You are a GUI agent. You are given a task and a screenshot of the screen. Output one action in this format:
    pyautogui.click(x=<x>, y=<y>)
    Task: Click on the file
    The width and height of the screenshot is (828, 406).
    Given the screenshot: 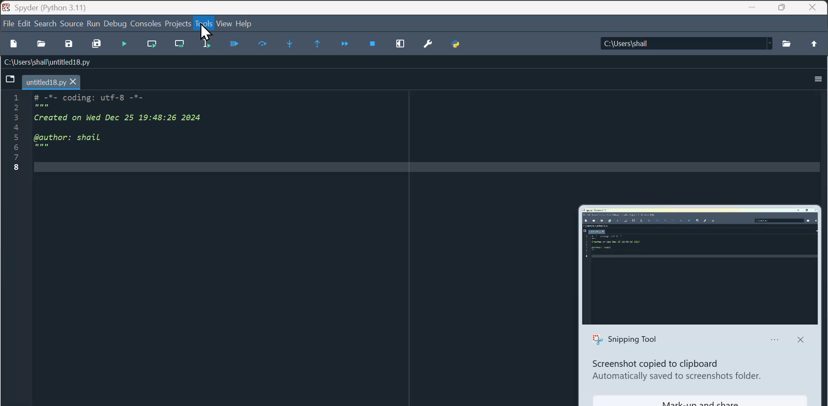 What is the action you would take?
    pyautogui.click(x=8, y=24)
    